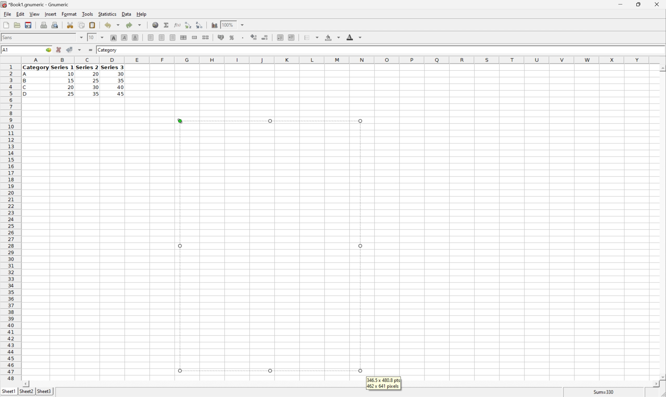 The image size is (666, 397). What do you see at coordinates (194, 37) in the screenshot?
I see `Merge a range of cells` at bounding box center [194, 37].